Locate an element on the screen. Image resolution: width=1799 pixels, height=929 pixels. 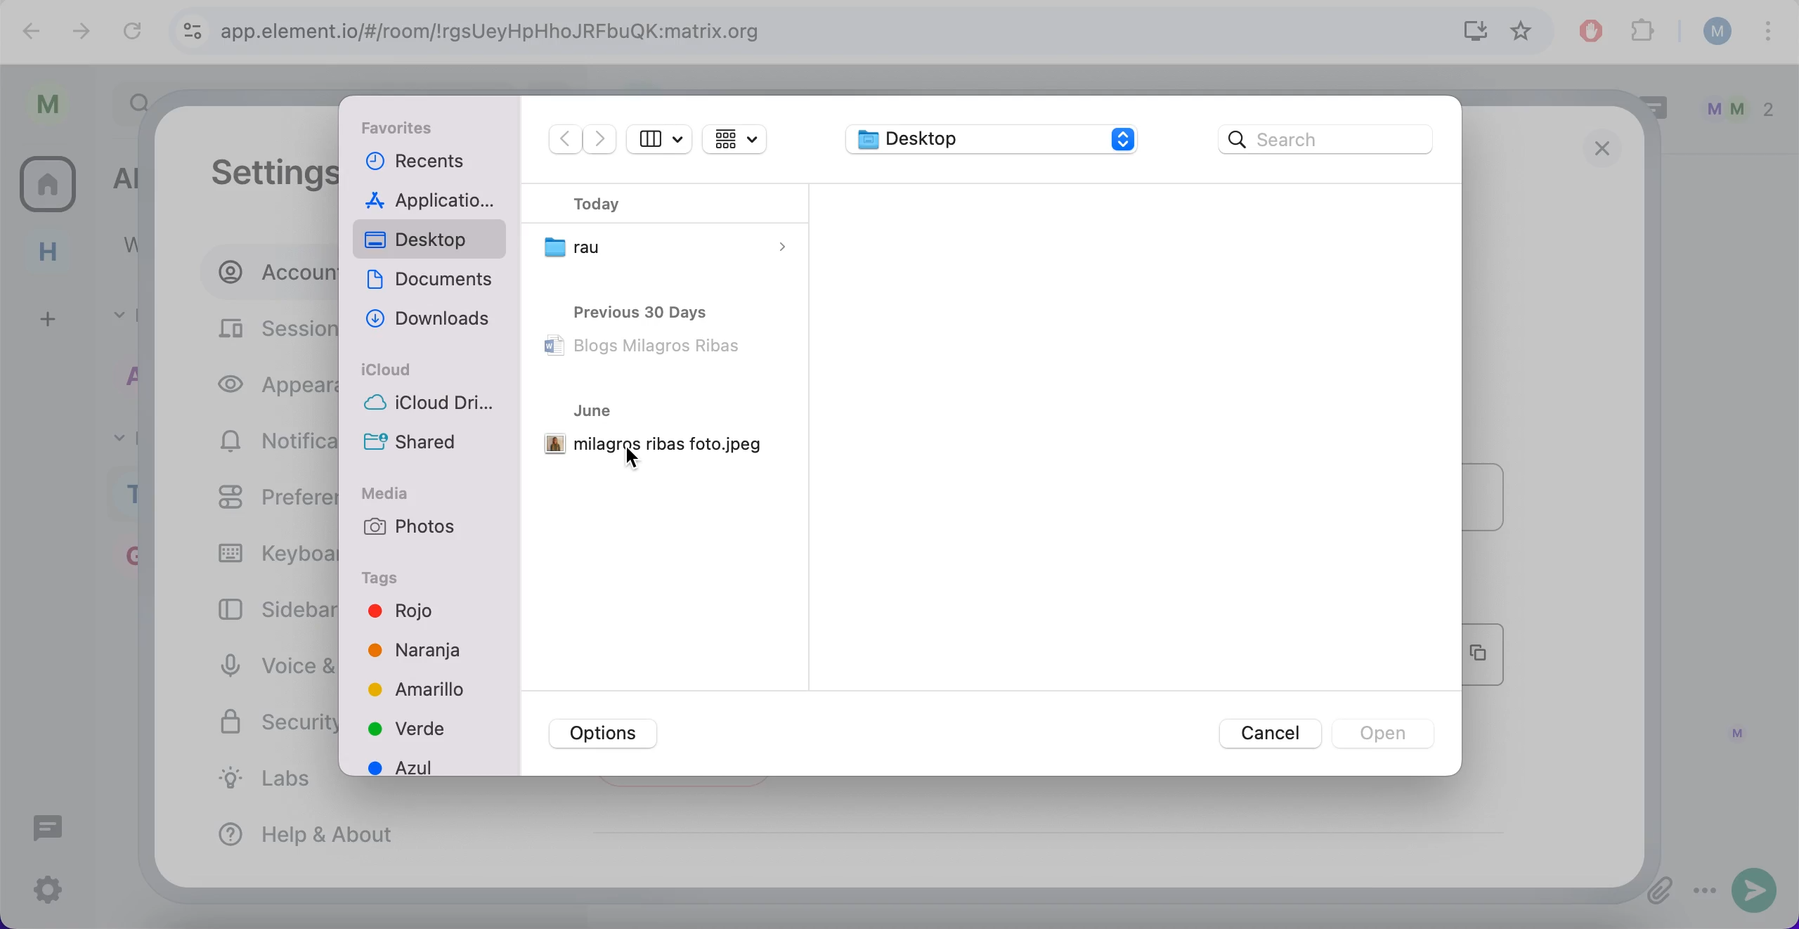
change the item grouping is located at coordinates (739, 141).